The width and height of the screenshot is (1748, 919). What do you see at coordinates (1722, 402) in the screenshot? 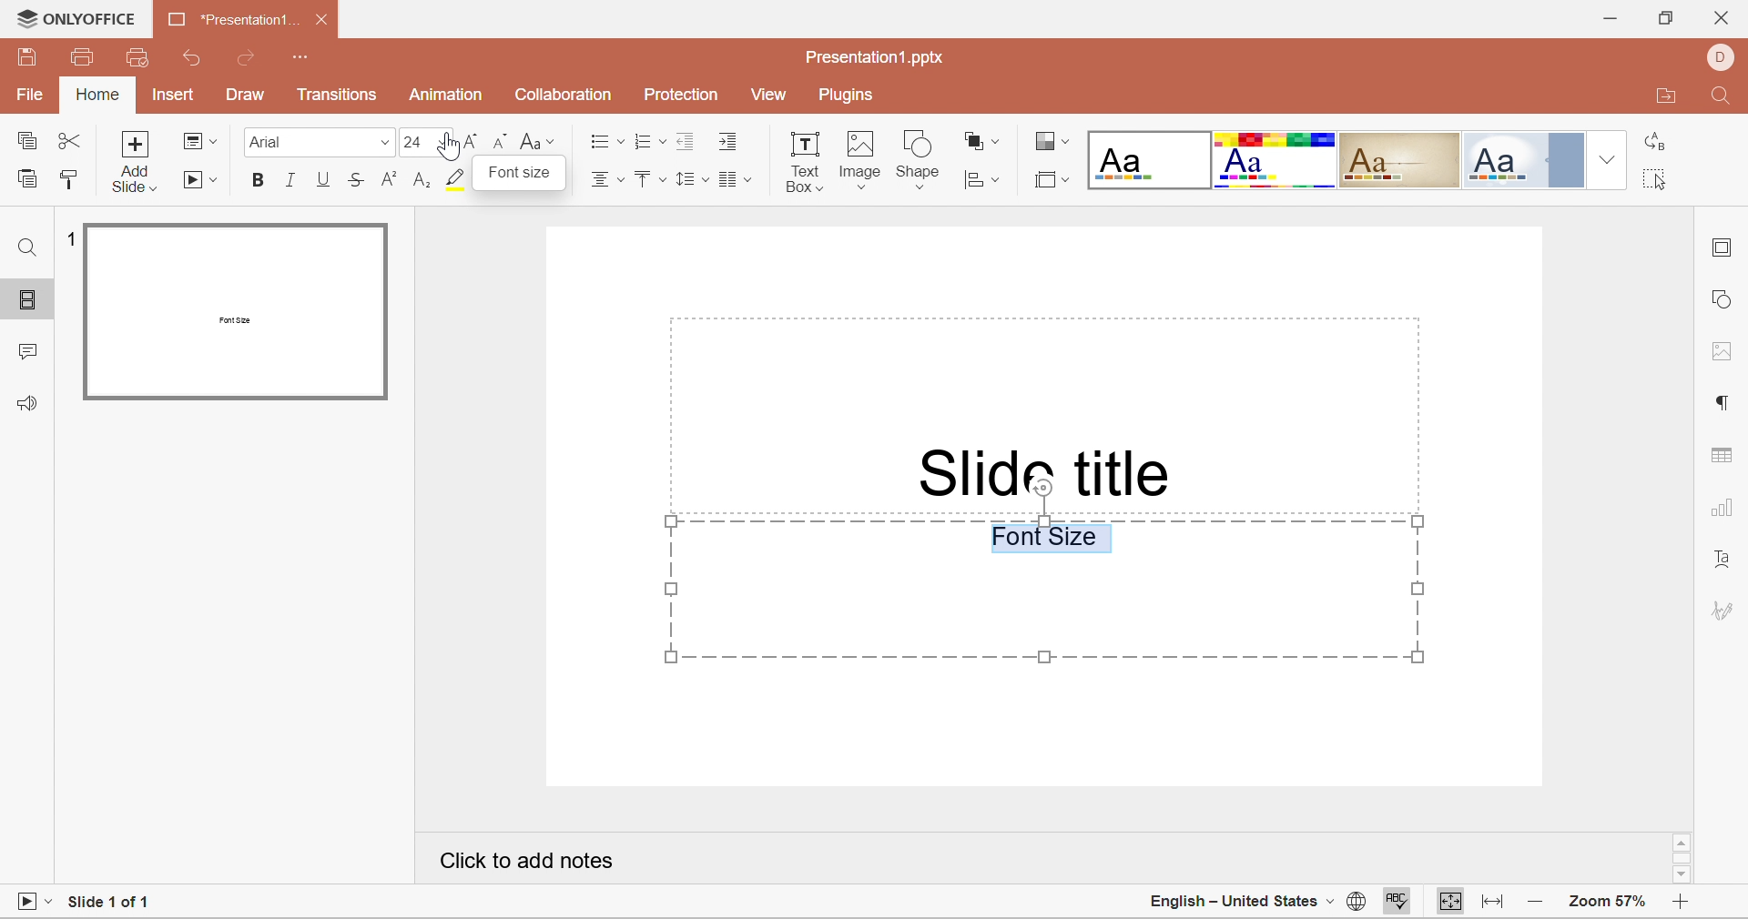
I see `paragraph settings` at bounding box center [1722, 402].